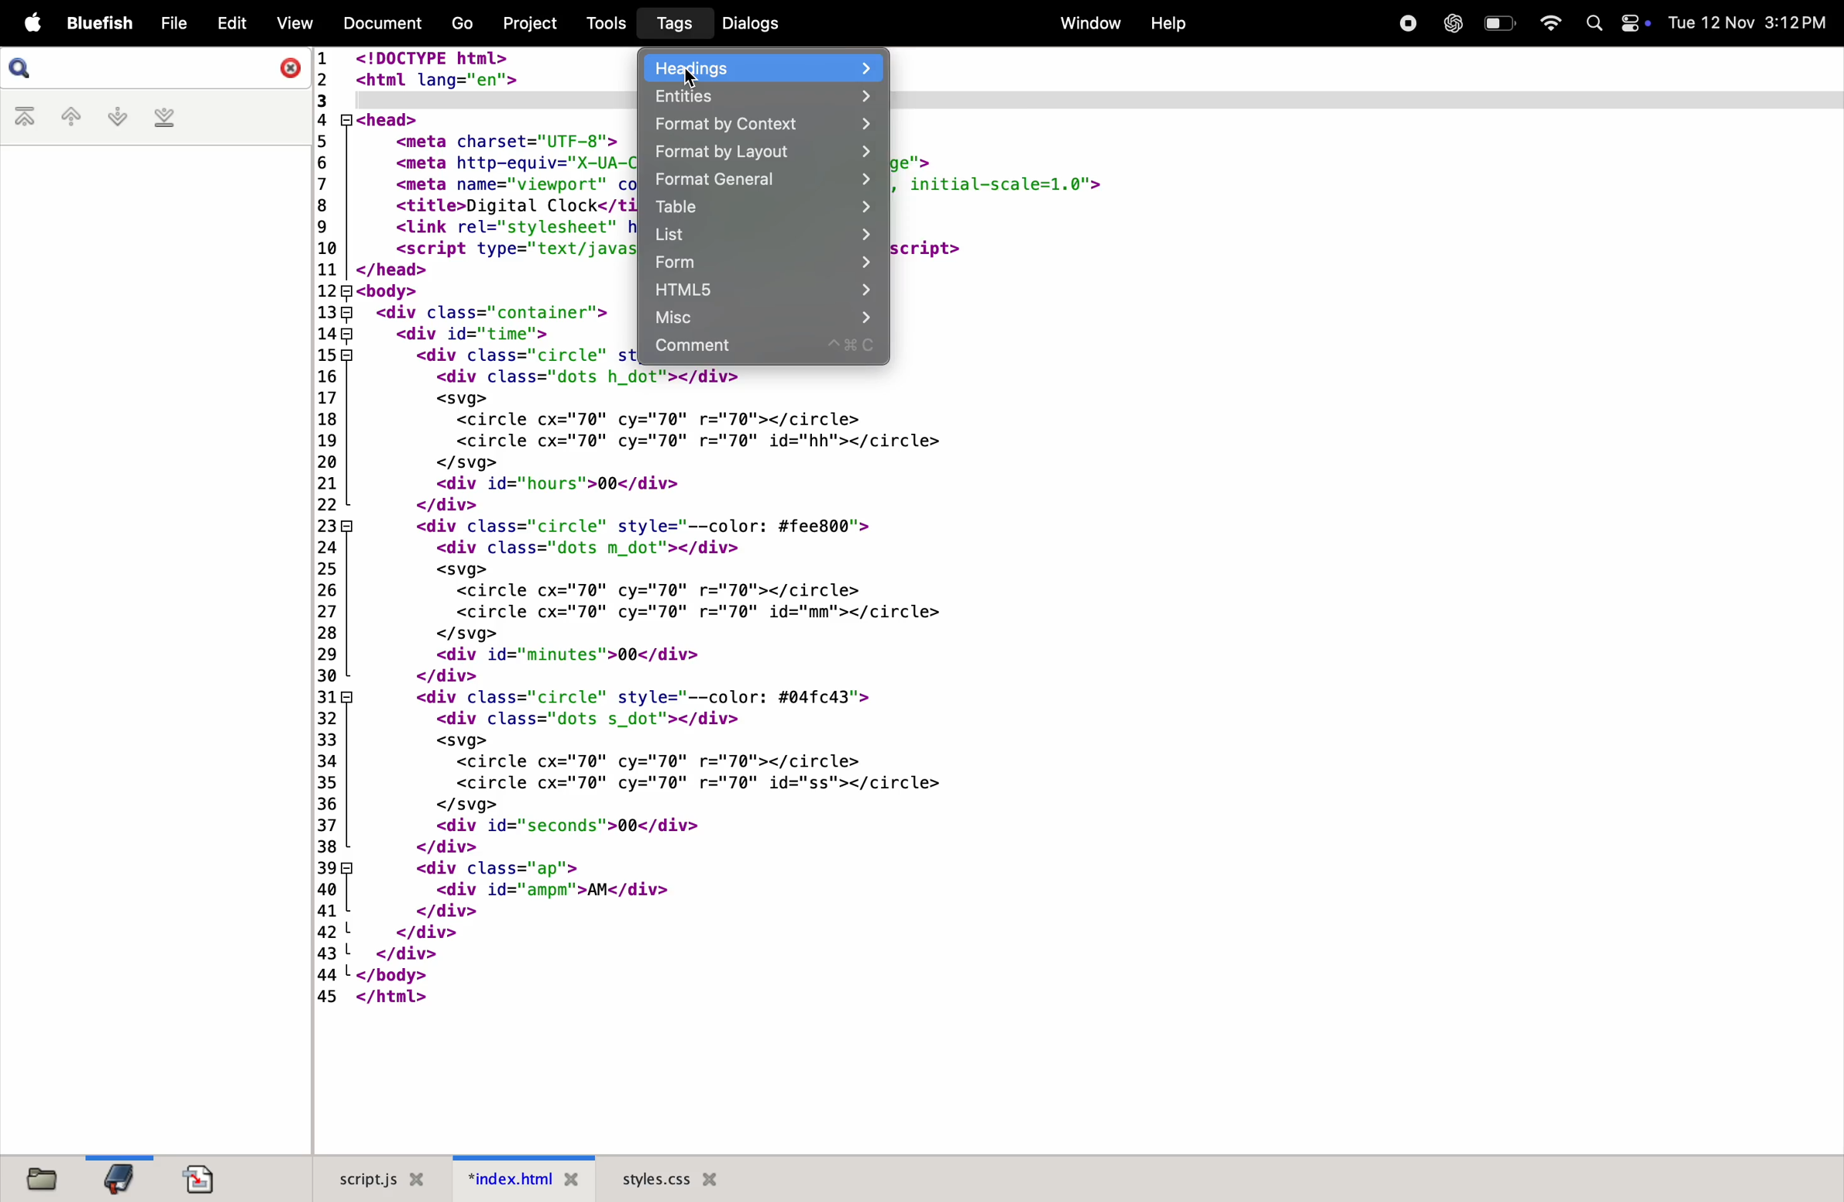 This screenshot has width=1844, height=1202. What do you see at coordinates (118, 1177) in the screenshot?
I see `bookmark` at bounding box center [118, 1177].